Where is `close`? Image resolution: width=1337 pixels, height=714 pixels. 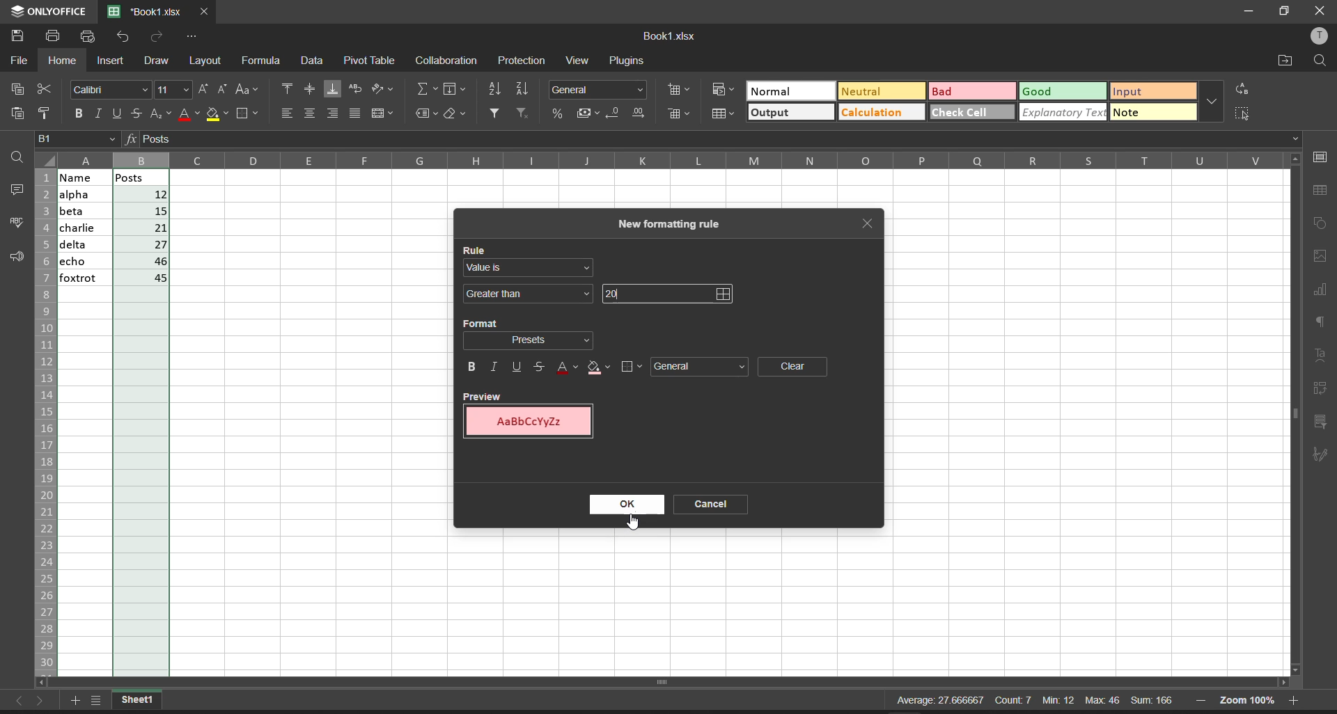 close is located at coordinates (1323, 10).